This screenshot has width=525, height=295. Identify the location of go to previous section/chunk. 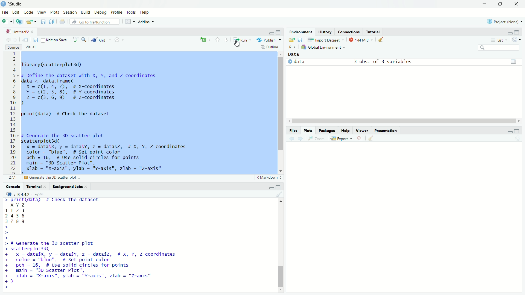
(218, 40).